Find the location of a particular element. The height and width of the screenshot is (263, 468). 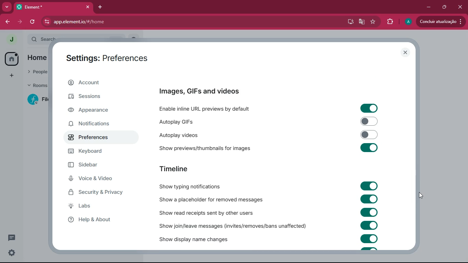

extensions is located at coordinates (391, 22).